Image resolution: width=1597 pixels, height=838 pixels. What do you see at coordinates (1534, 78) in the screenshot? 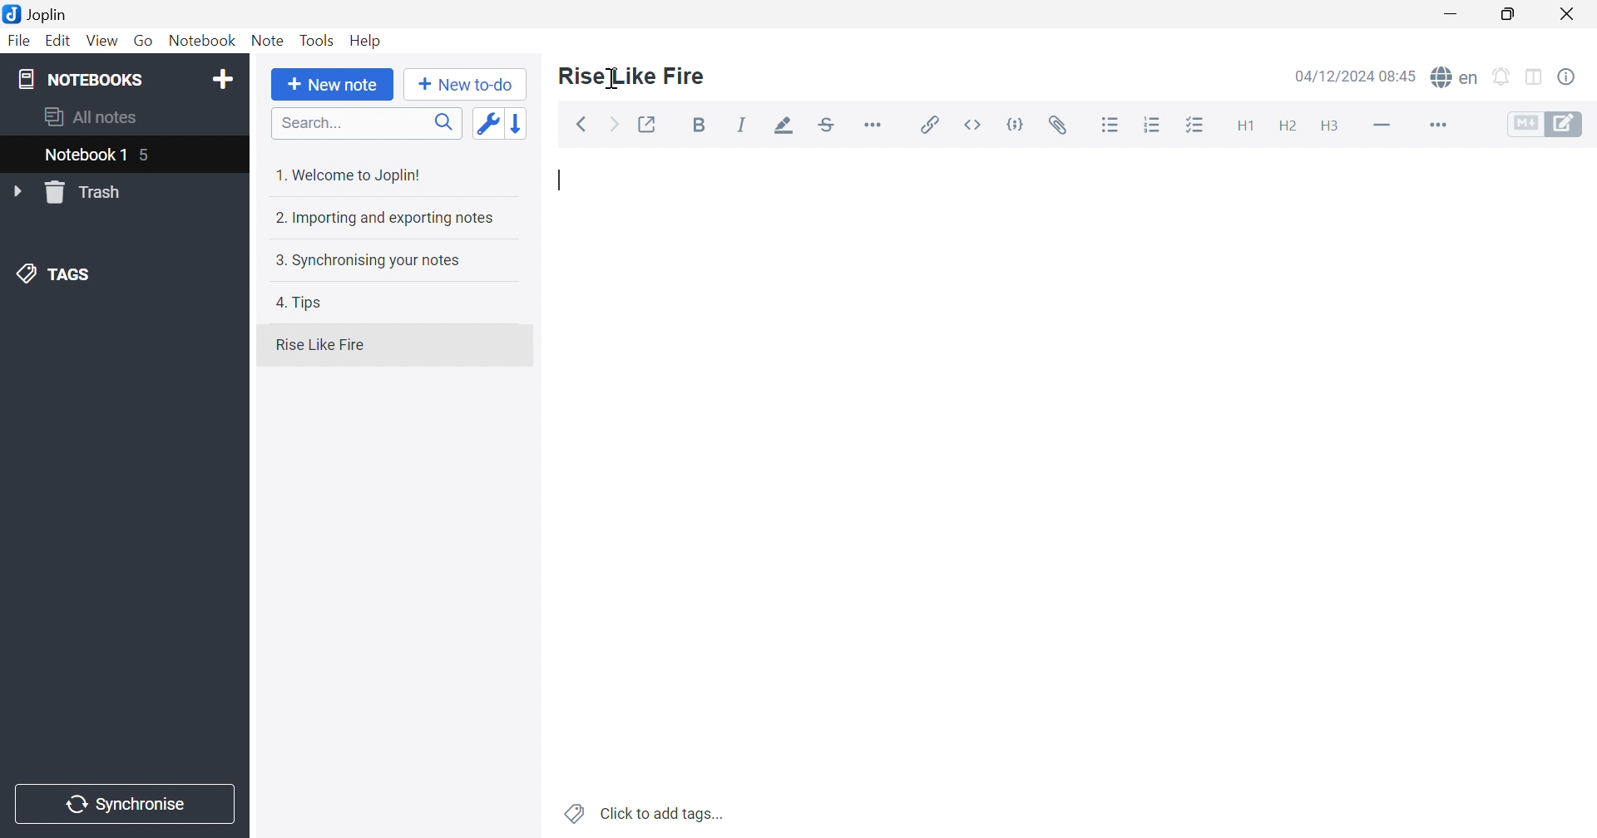
I see `Toggle editors layout` at bounding box center [1534, 78].